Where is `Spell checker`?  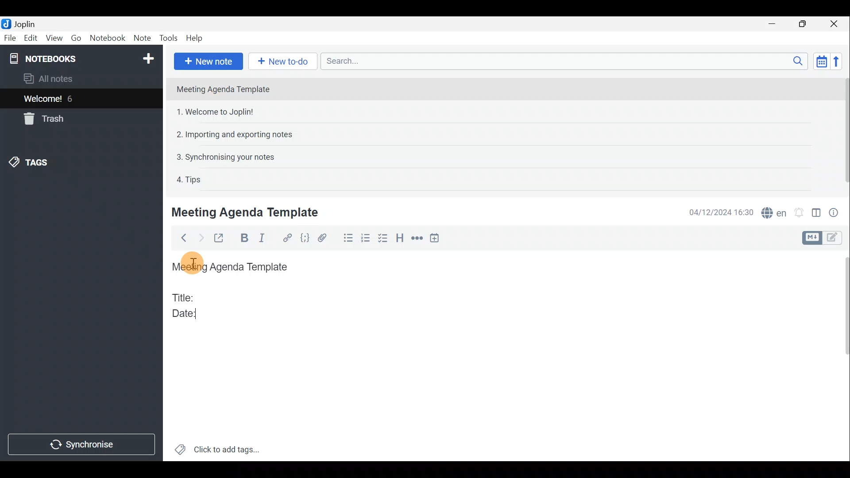
Spell checker is located at coordinates (775, 212).